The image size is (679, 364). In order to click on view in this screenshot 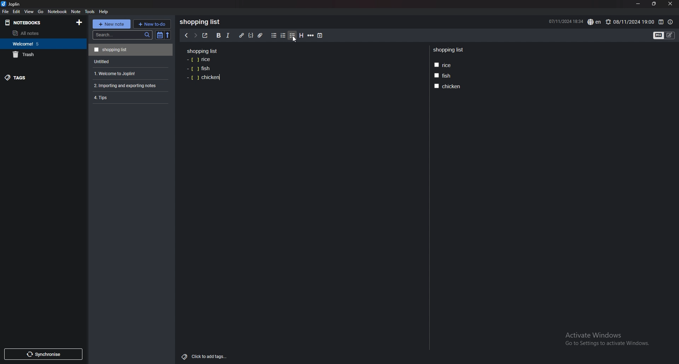, I will do `click(30, 11)`.